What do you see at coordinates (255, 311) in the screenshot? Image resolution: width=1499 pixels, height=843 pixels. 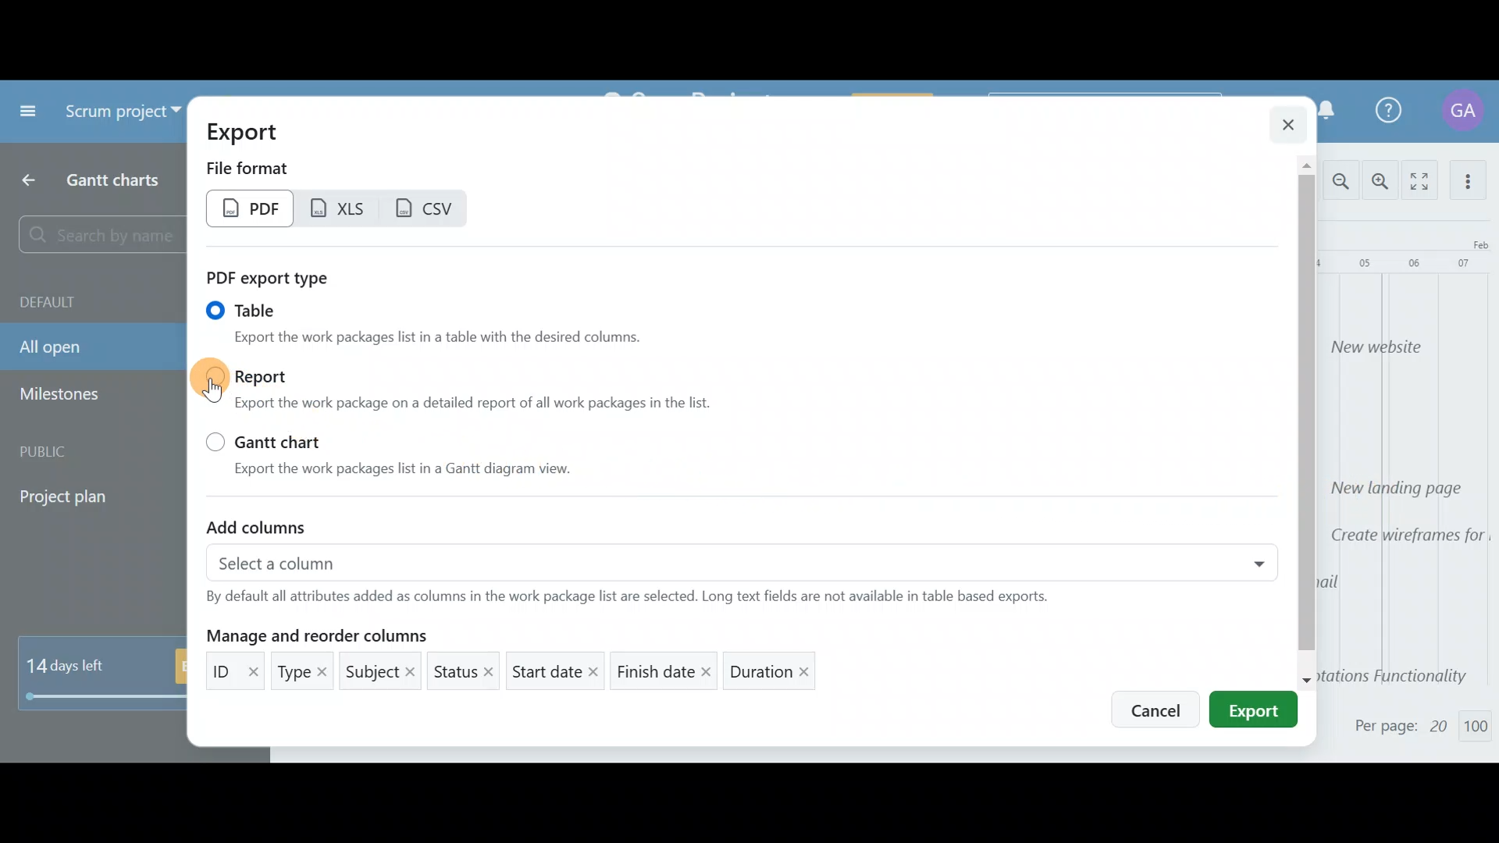 I see `Table` at bounding box center [255, 311].